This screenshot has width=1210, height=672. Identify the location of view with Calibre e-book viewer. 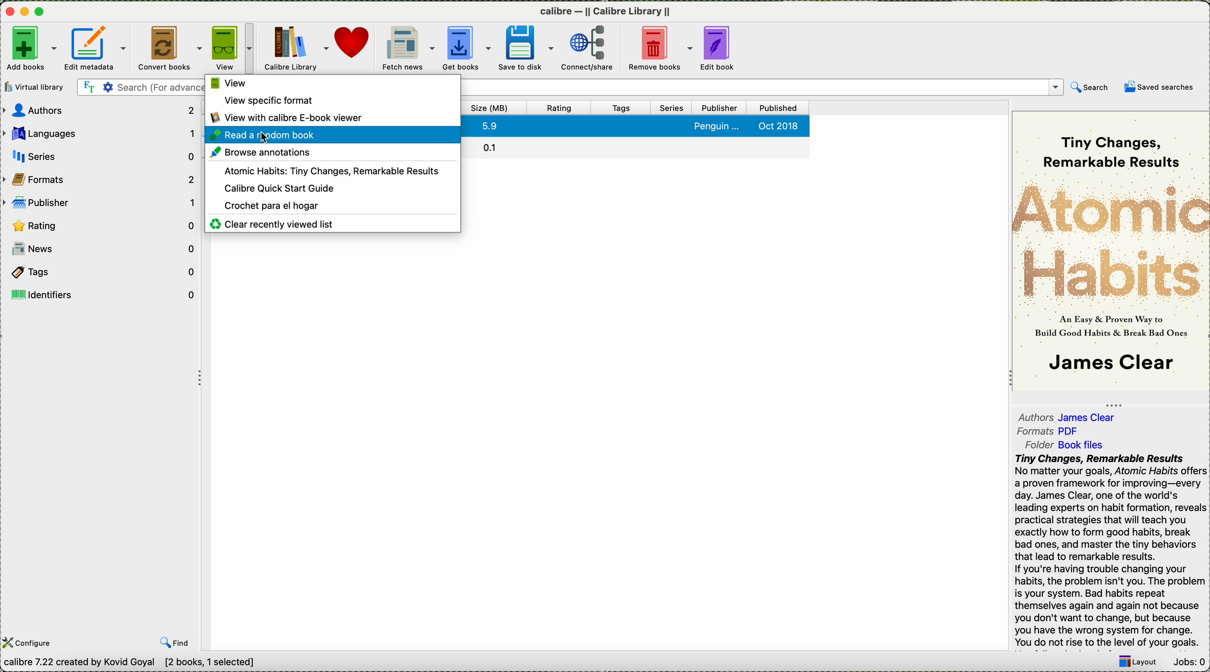
(289, 116).